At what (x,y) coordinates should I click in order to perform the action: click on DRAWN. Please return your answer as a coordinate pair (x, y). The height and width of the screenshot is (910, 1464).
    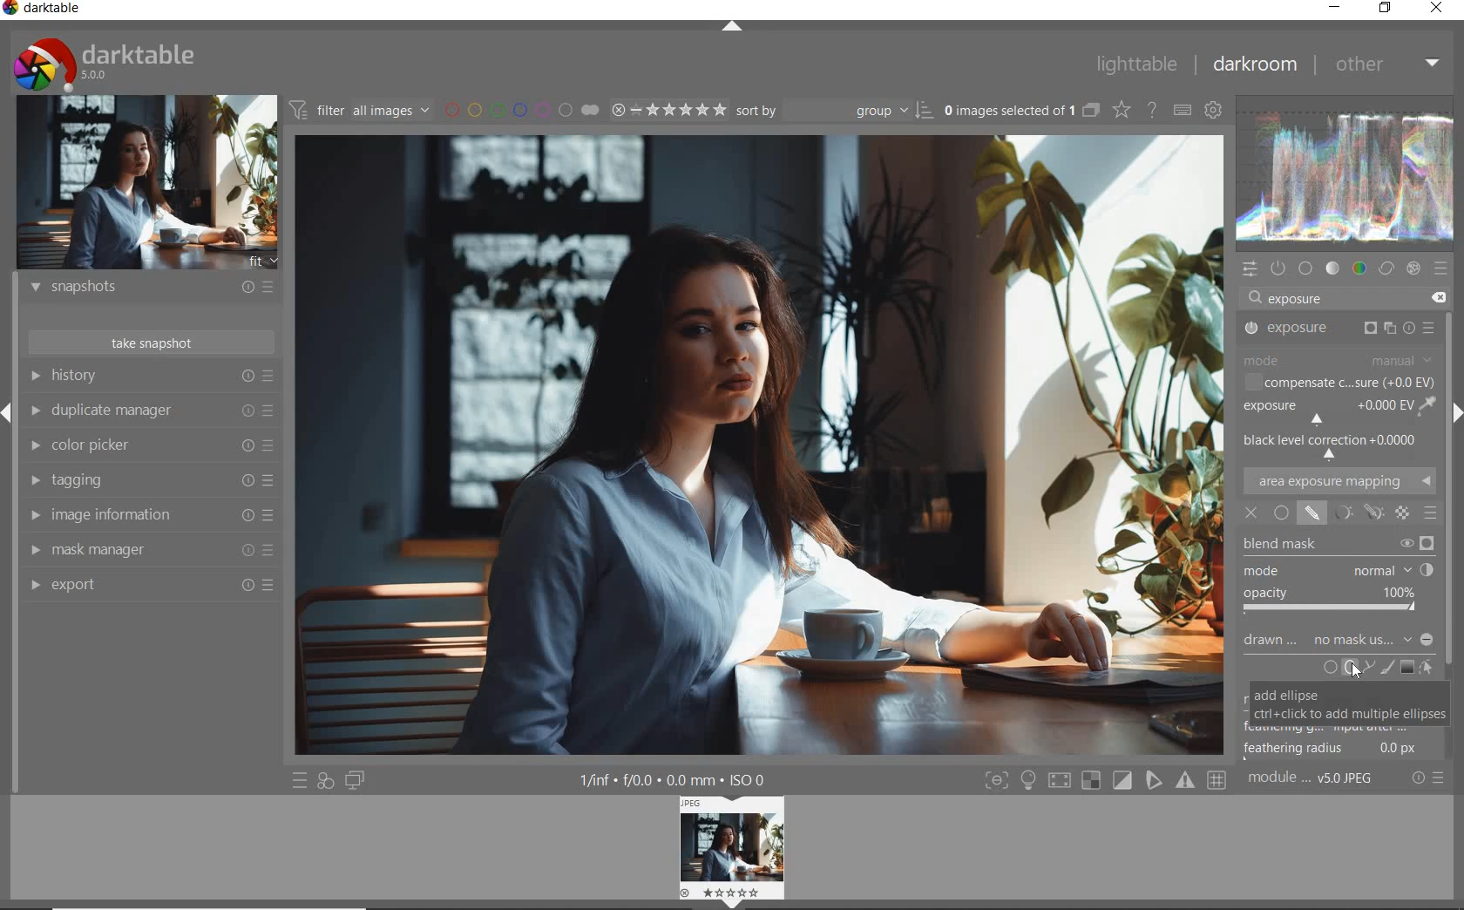
    Looking at the image, I should click on (1339, 642).